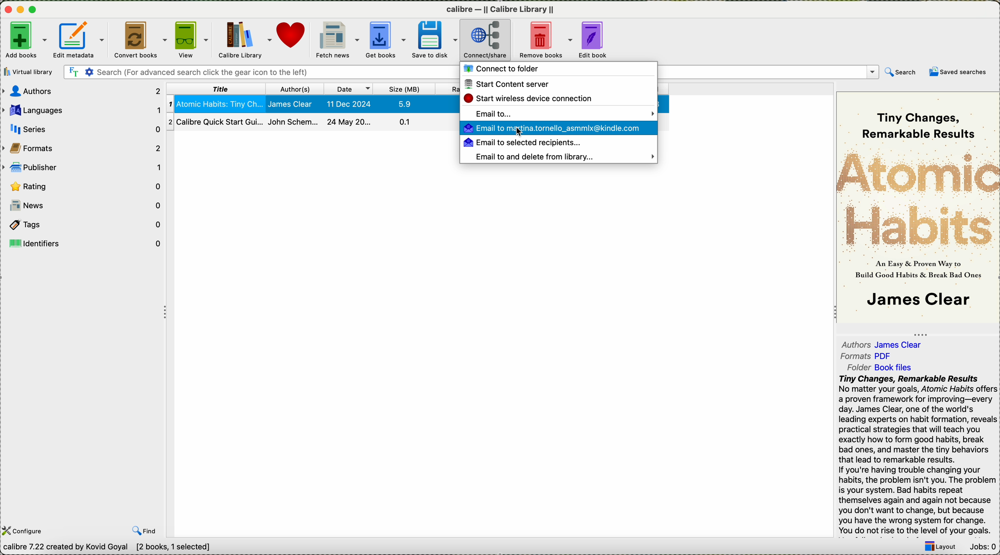 The height and width of the screenshot is (555, 1000). Describe the element at coordinates (500, 10) in the screenshot. I see `calibre` at that location.